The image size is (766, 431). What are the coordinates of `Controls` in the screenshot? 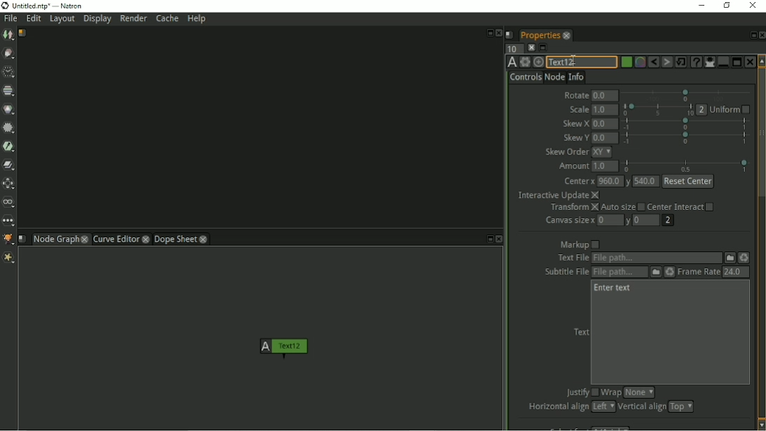 It's located at (525, 77).